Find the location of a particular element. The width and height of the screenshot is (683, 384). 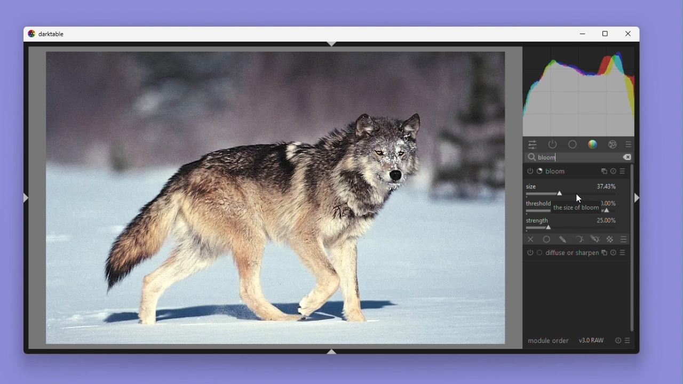

darktable is located at coordinates (53, 34).